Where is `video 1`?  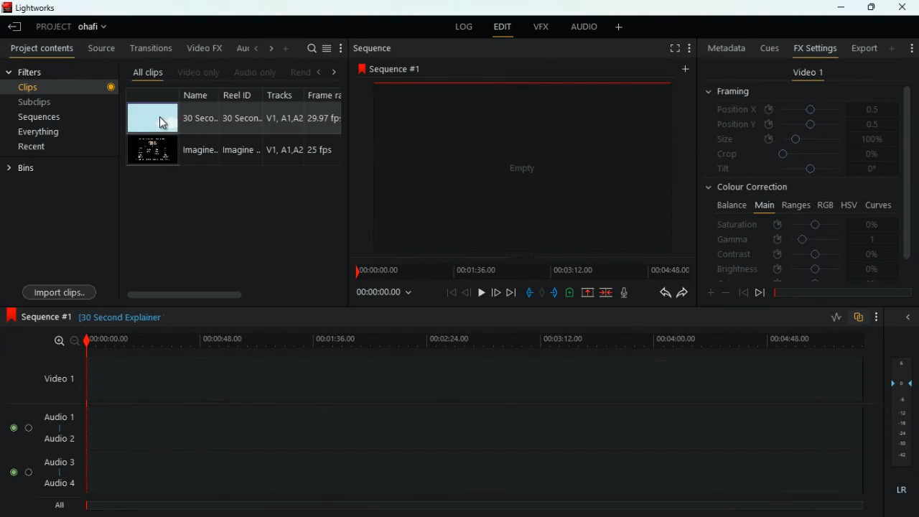 video 1 is located at coordinates (808, 73).